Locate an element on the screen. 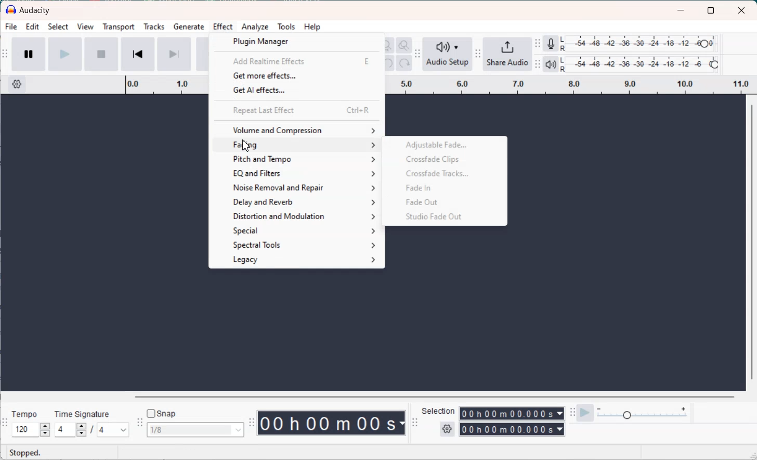 The image size is (757, 460). Audacity selection toolbar is located at coordinates (415, 422).